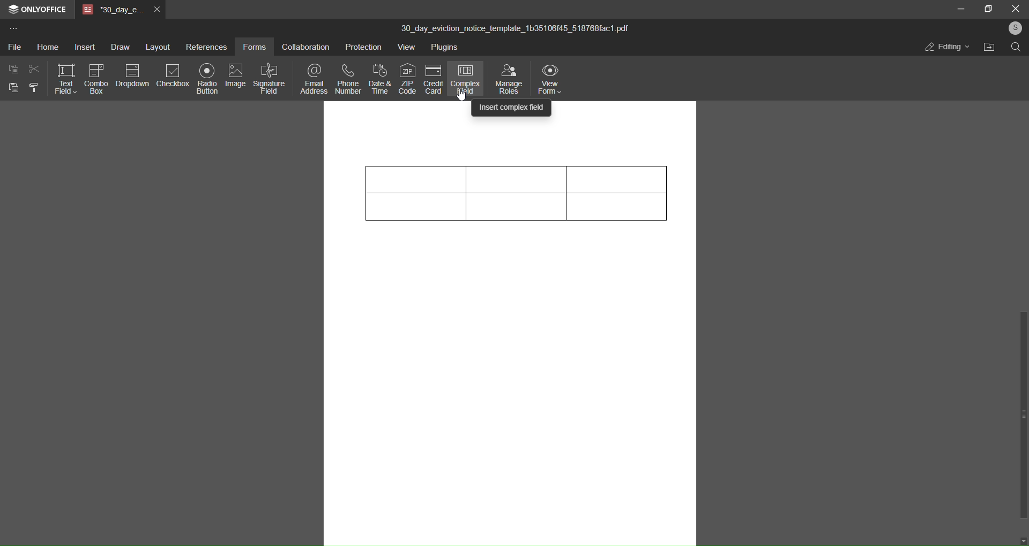 The image size is (1029, 546). What do you see at coordinates (1013, 28) in the screenshot?
I see `user` at bounding box center [1013, 28].